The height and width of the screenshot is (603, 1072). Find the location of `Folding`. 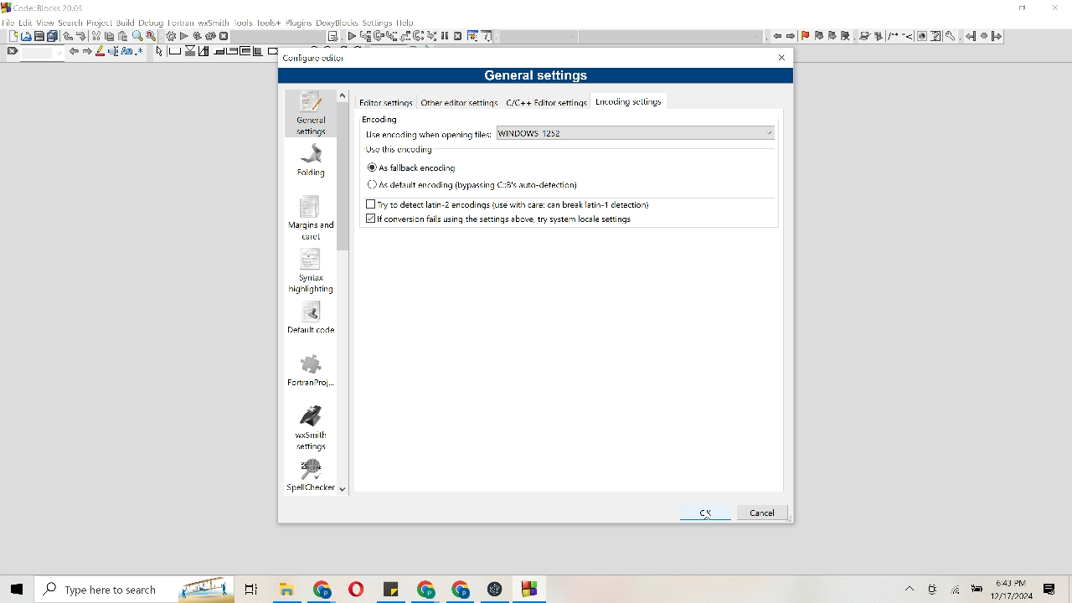

Folding is located at coordinates (311, 161).